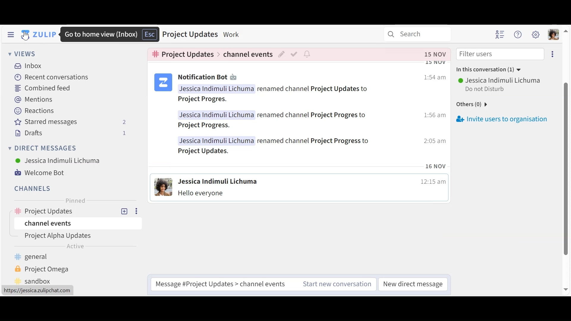 The image size is (571, 321). What do you see at coordinates (488, 70) in the screenshot?
I see `In the conversation (1)` at bounding box center [488, 70].